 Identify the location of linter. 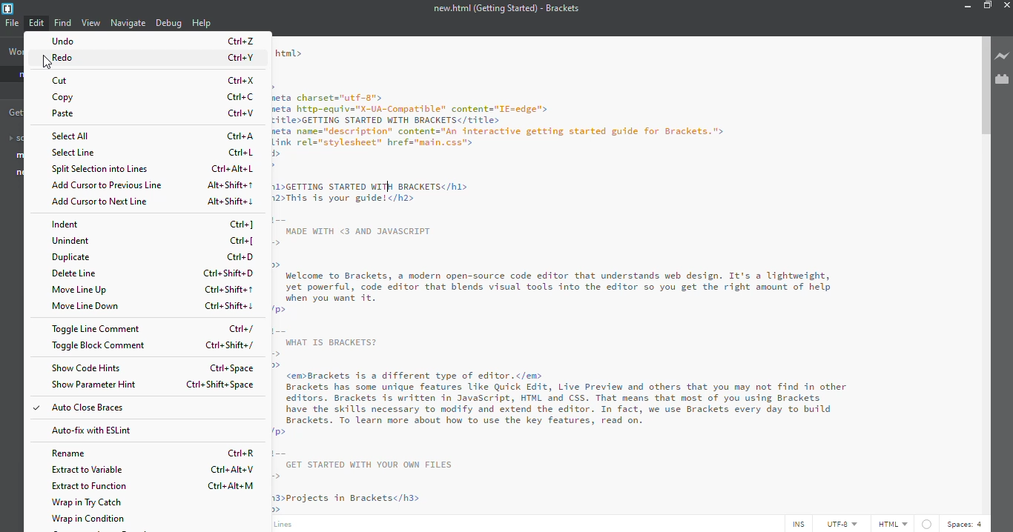
(926, 524).